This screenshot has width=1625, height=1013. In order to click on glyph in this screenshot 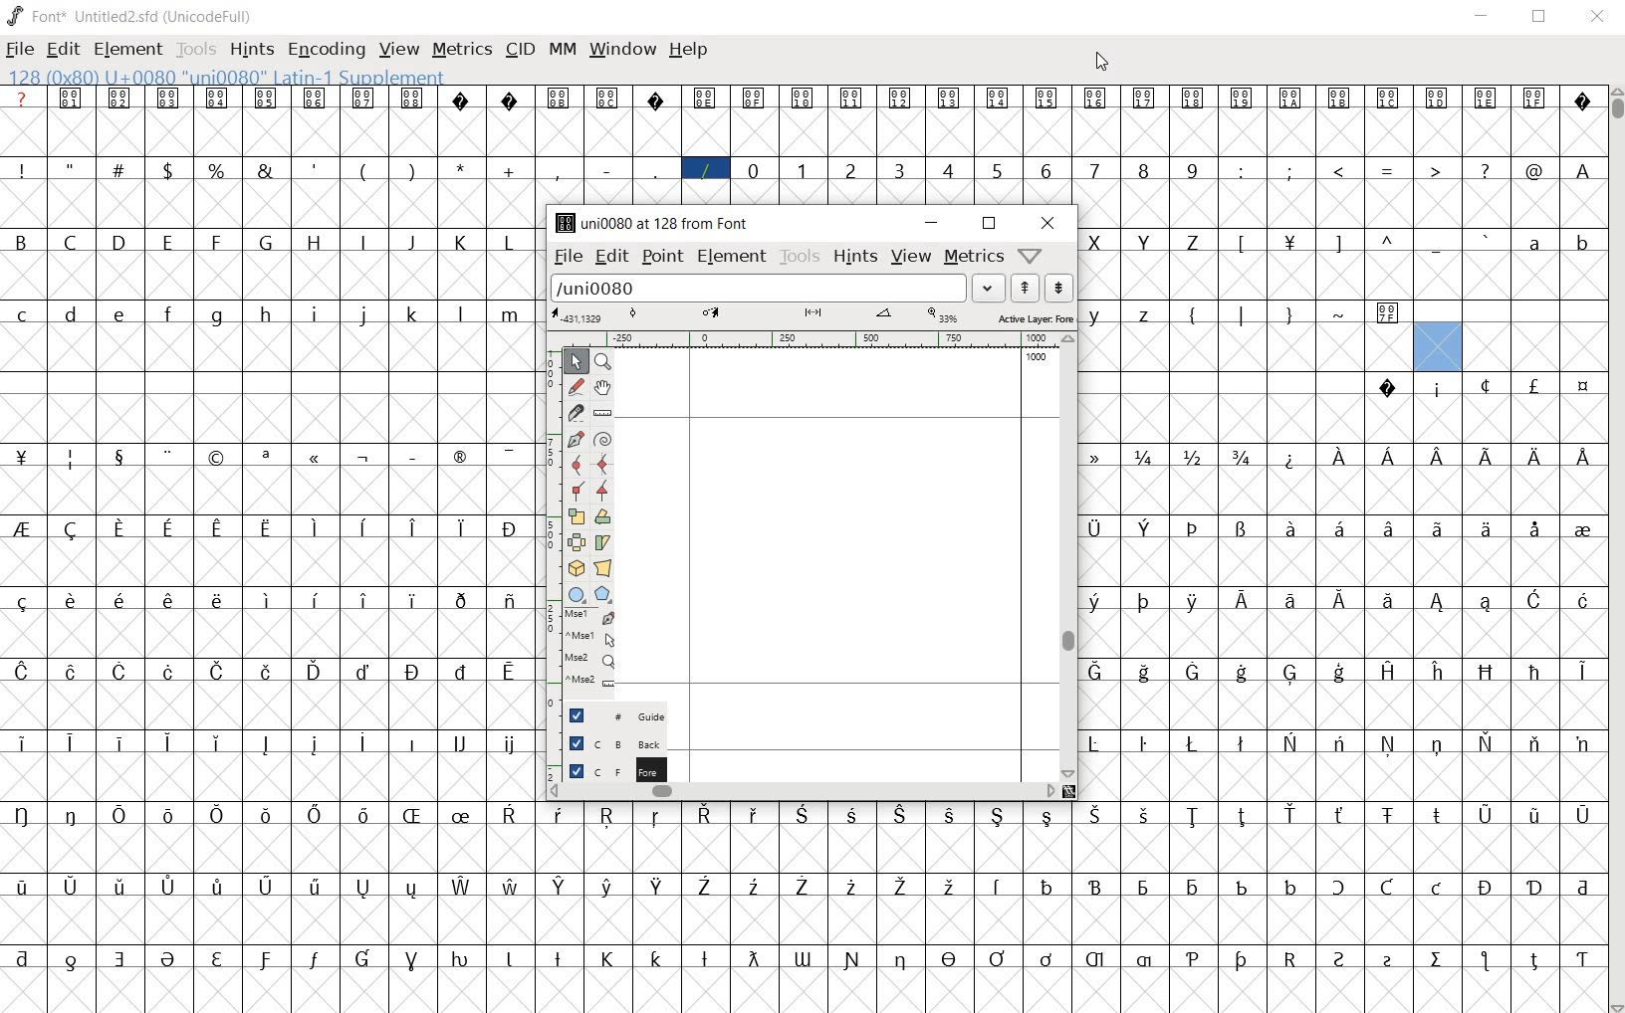, I will do `click(119, 99)`.